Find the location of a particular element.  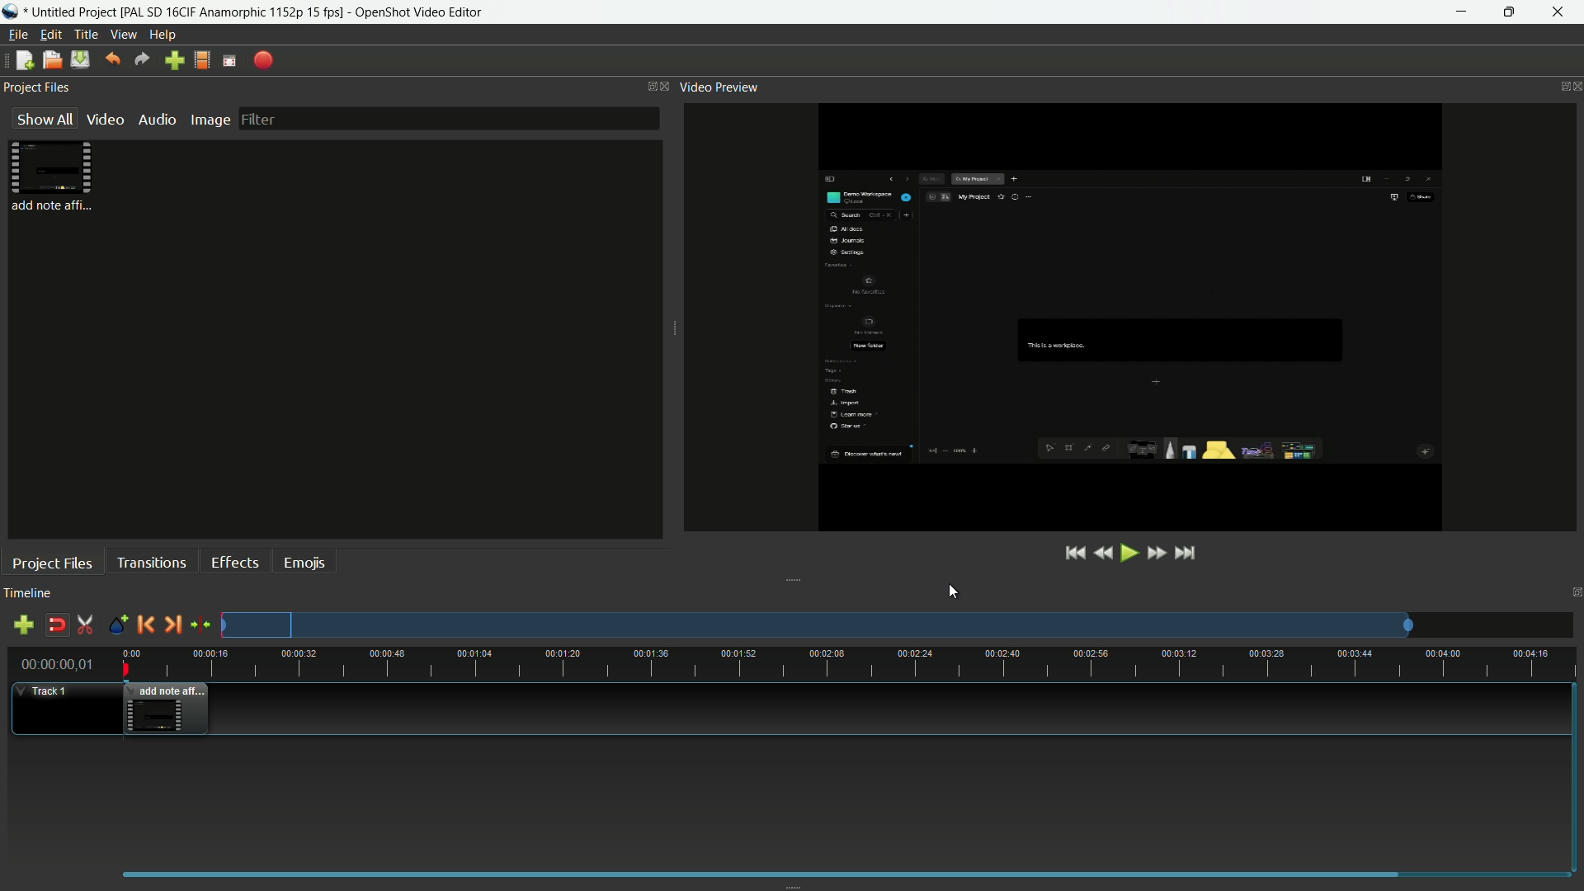

undo is located at coordinates (113, 59).